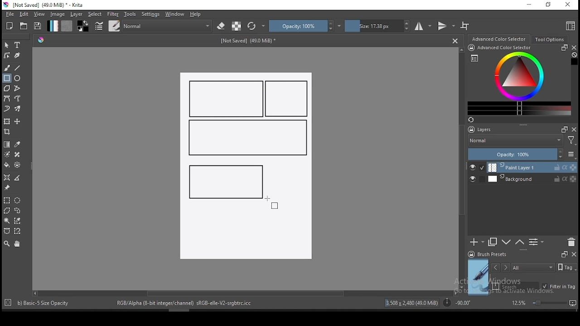 The image size is (580, 326). What do you see at coordinates (6, 188) in the screenshot?
I see `reference images tool` at bounding box center [6, 188].